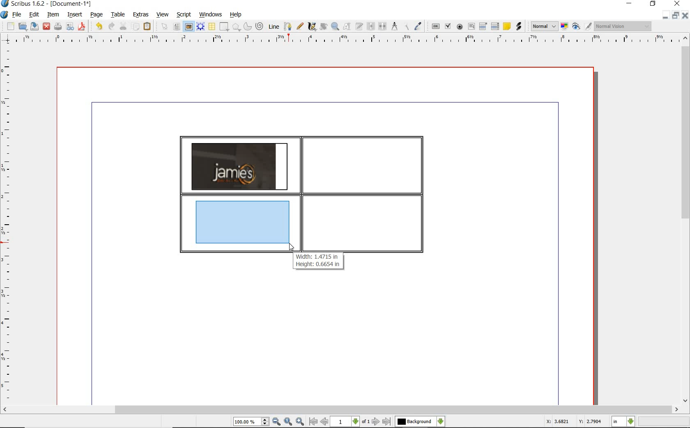 This screenshot has height=428, width=690. What do you see at coordinates (300, 422) in the screenshot?
I see `zoom in` at bounding box center [300, 422].